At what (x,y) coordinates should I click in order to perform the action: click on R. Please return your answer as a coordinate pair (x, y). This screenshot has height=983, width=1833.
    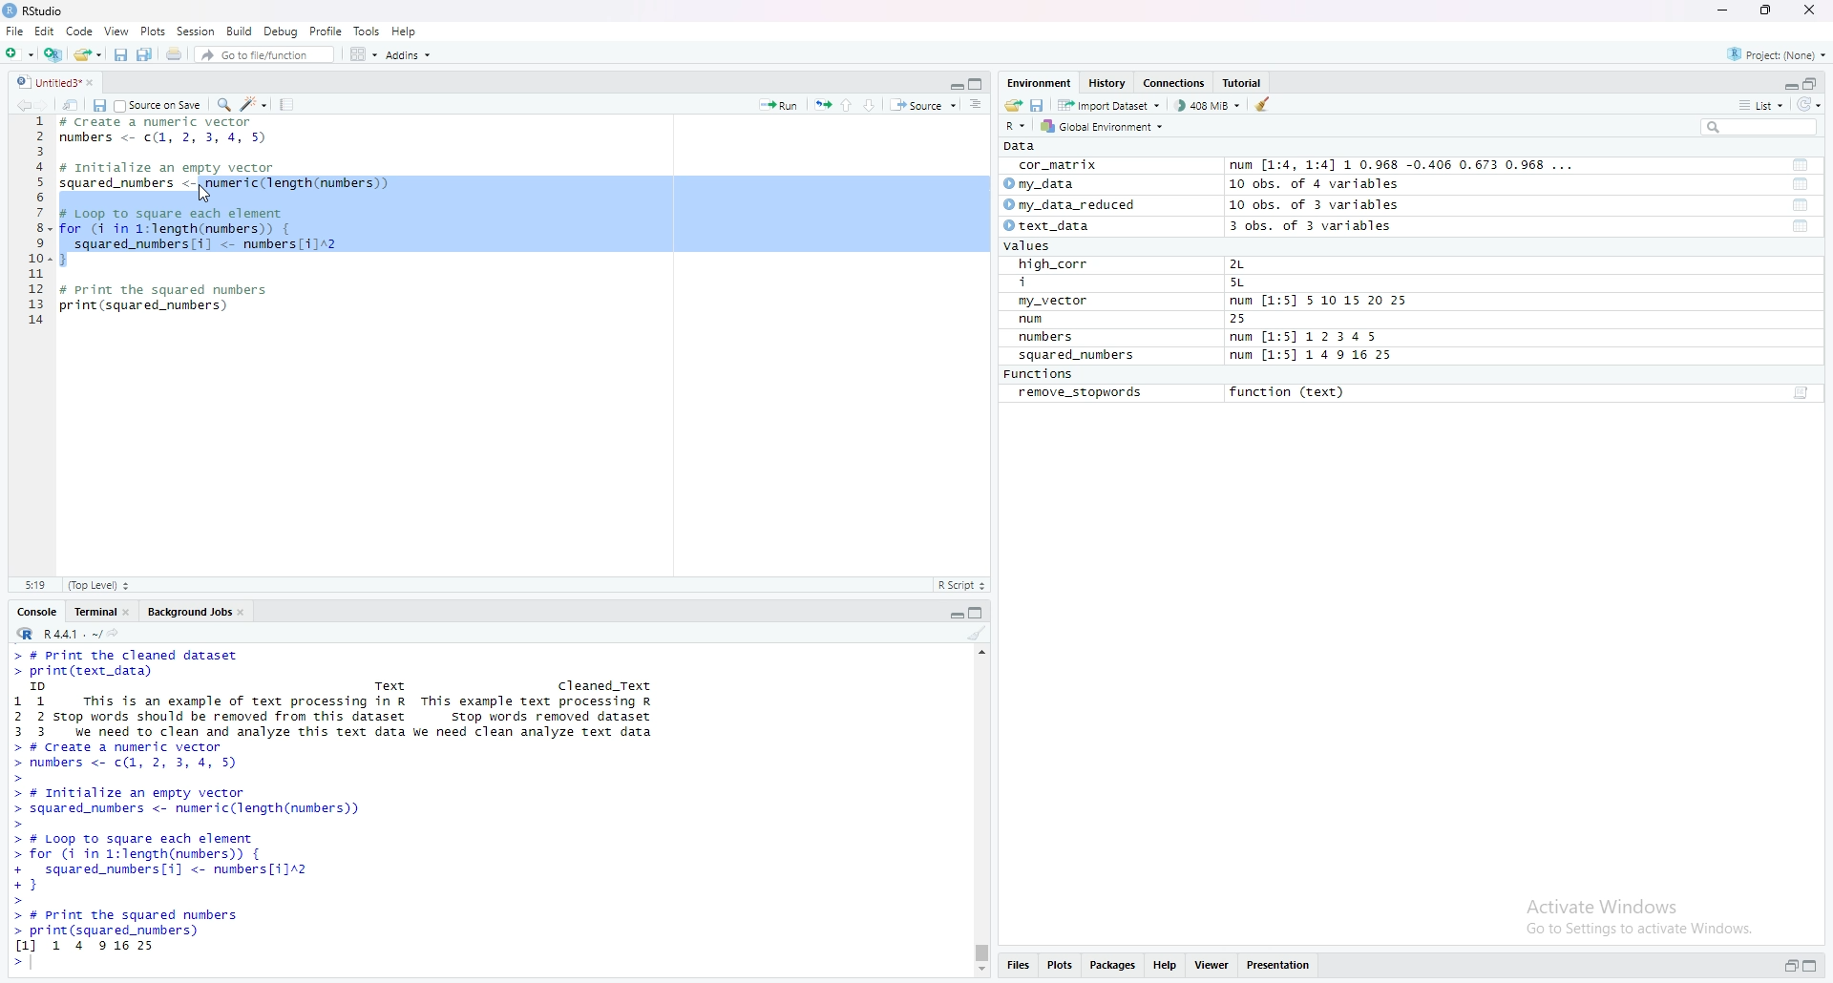
    Looking at the image, I should click on (1018, 125).